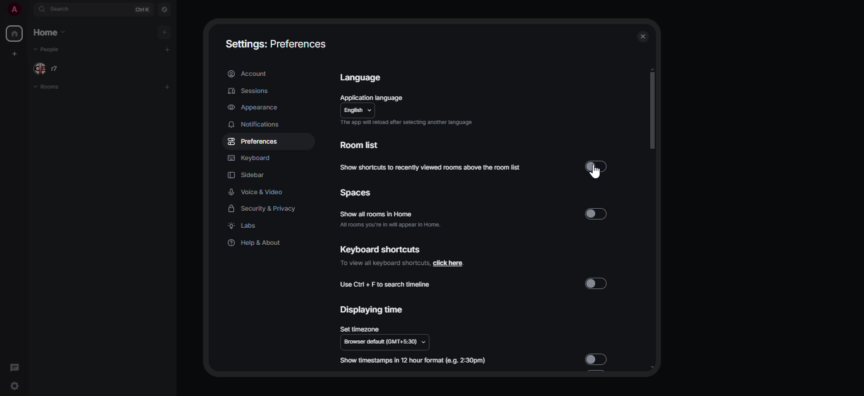 The image size is (864, 396). What do you see at coordinates (259, 208) in the screenshot?
I see `security & privacy` at bounding box center [259, 208].